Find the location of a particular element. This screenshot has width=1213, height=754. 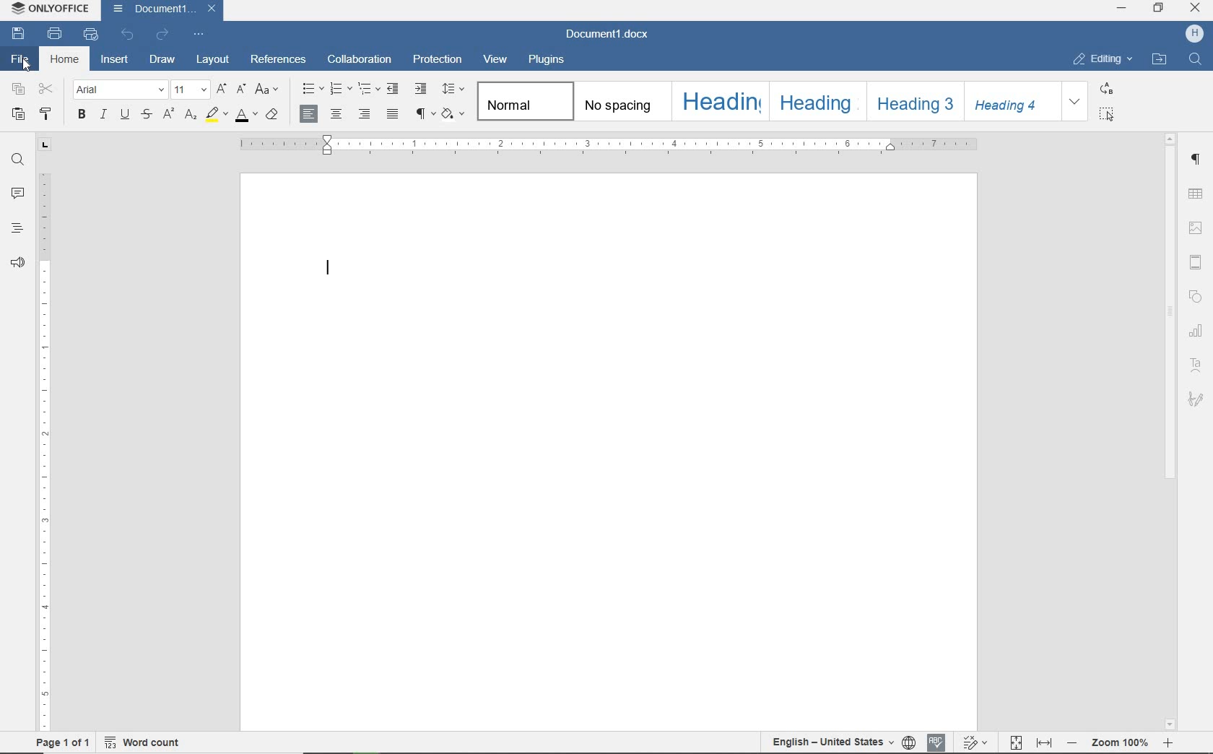

font is located at coordinates (120, 90).